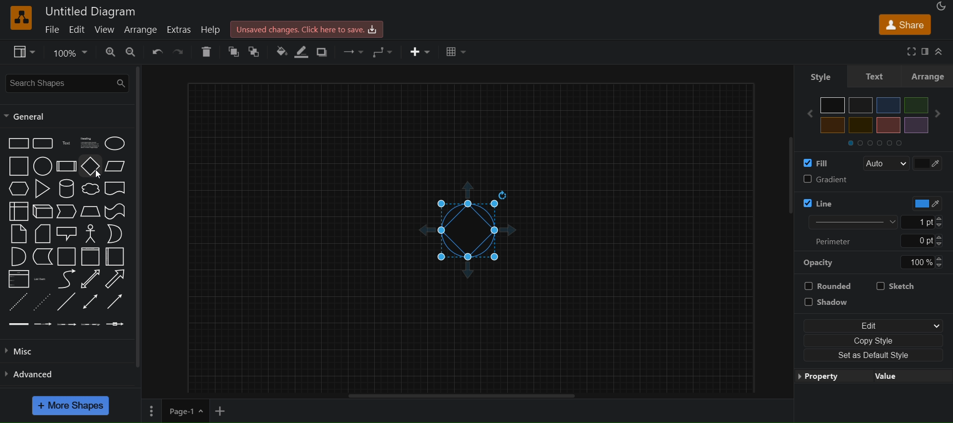 This screenshot has width=953, height=423. What do you see at coordinates (462, 396) in the screenshot?
I see `horizontal scroll bar` at bounding box center [462, 396].